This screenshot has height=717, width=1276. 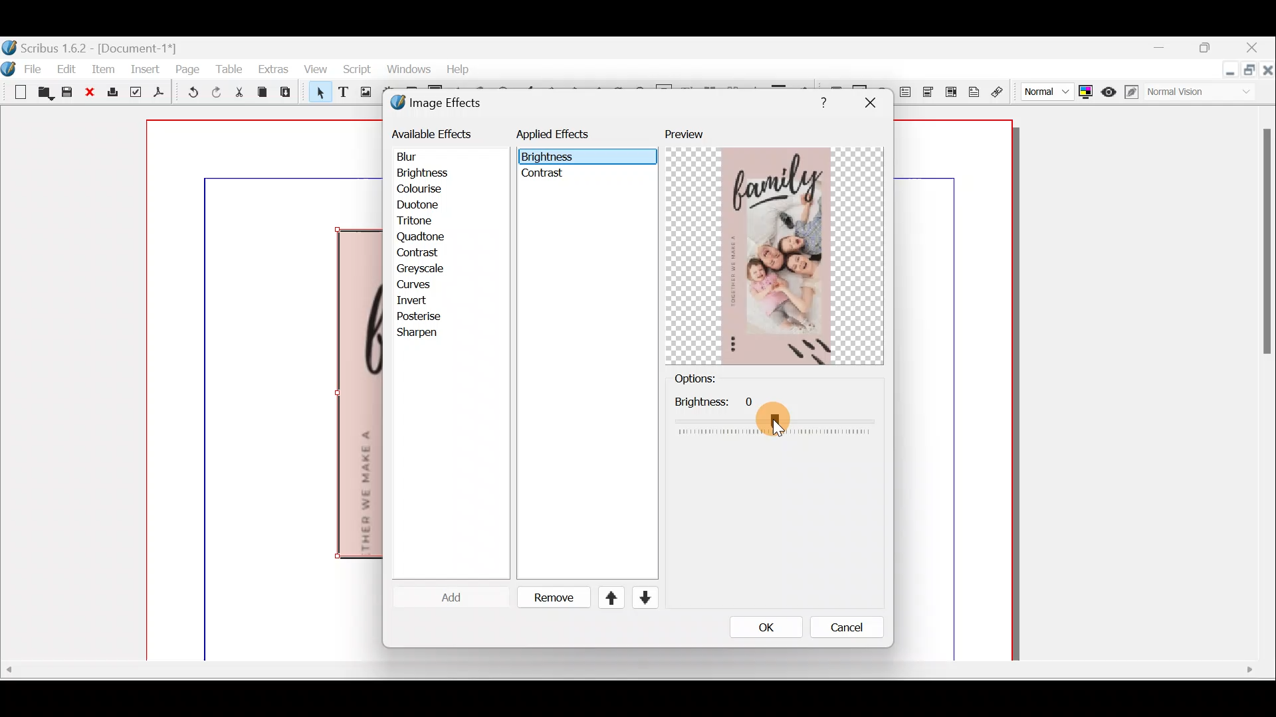 I want to click on File, so click(x=35, y=68).